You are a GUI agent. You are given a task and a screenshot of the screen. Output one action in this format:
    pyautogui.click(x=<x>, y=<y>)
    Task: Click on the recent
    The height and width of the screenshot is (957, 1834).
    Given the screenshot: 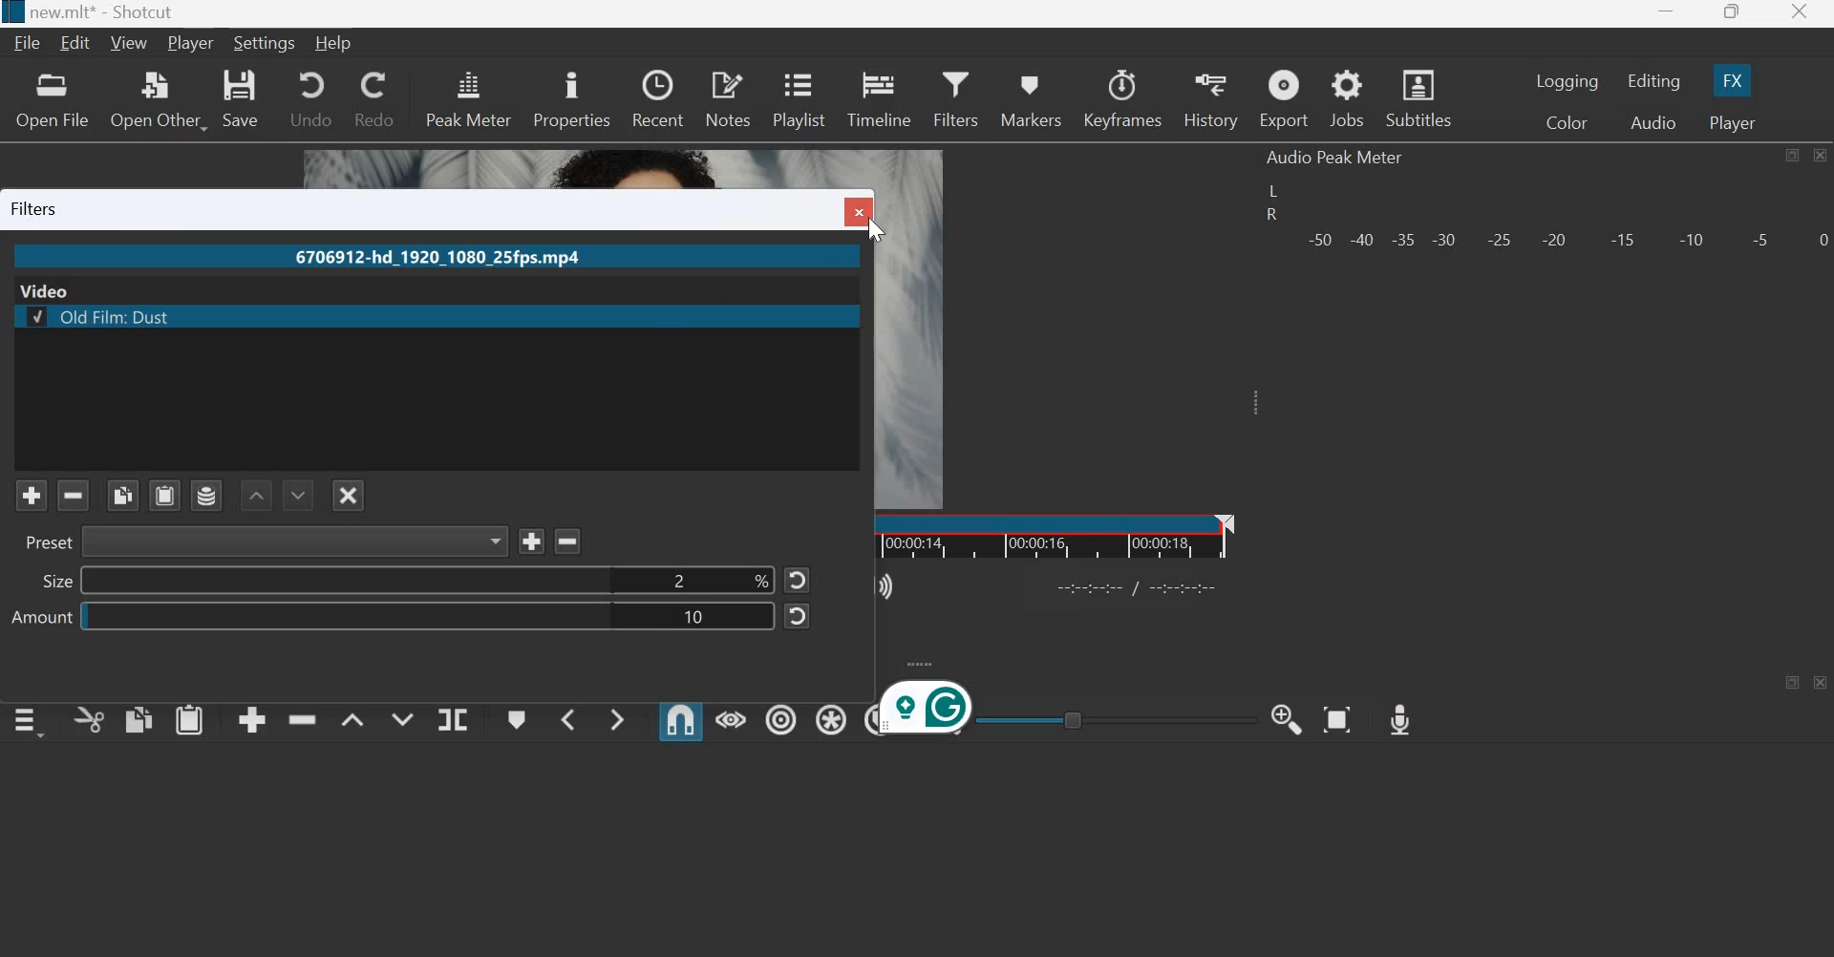 What is the action you would take?
    pyautogui.click(x=657, y=96)
    